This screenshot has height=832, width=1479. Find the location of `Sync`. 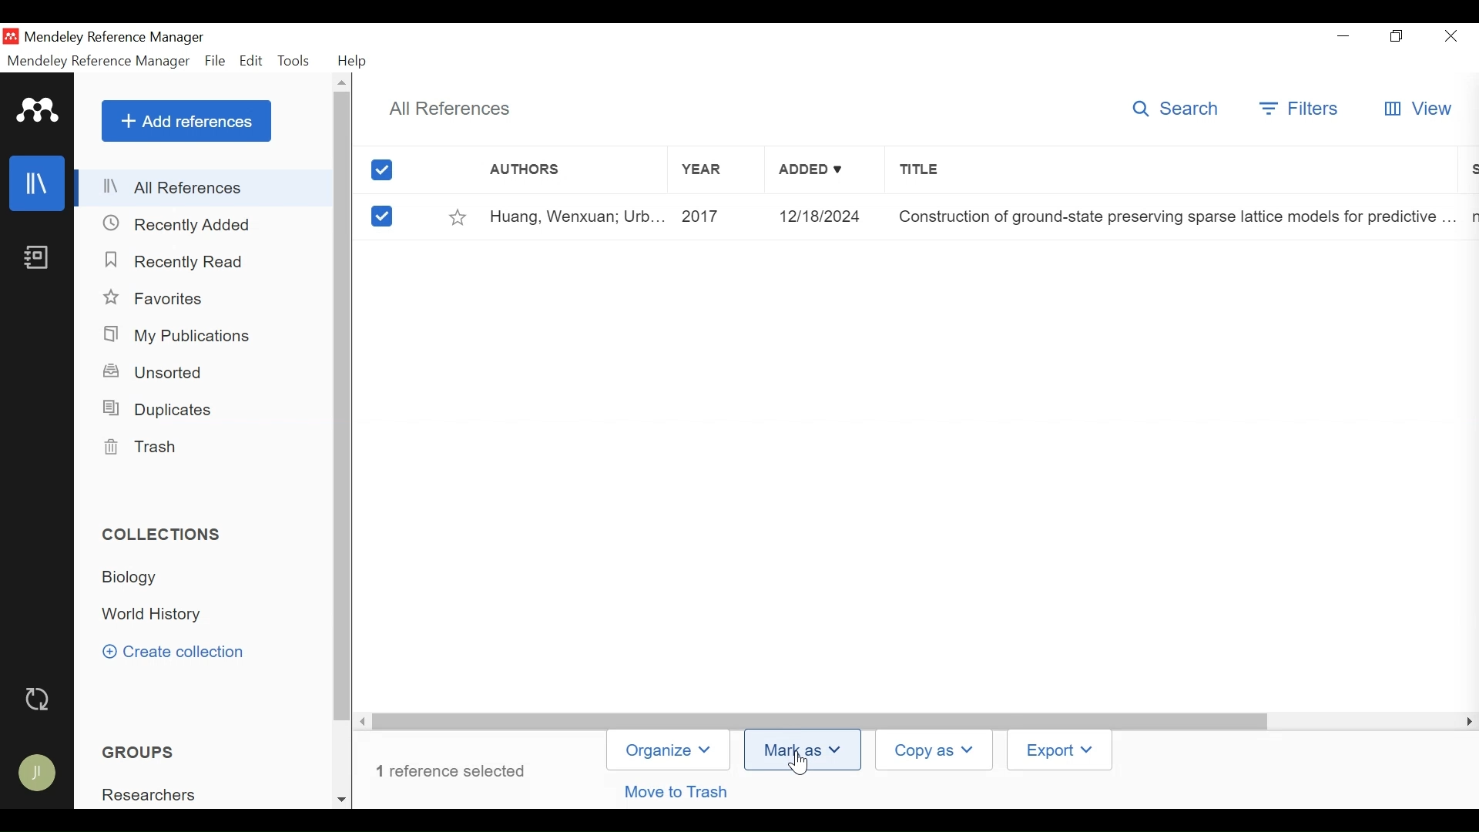

Sync is located at coordinates (39, 701).